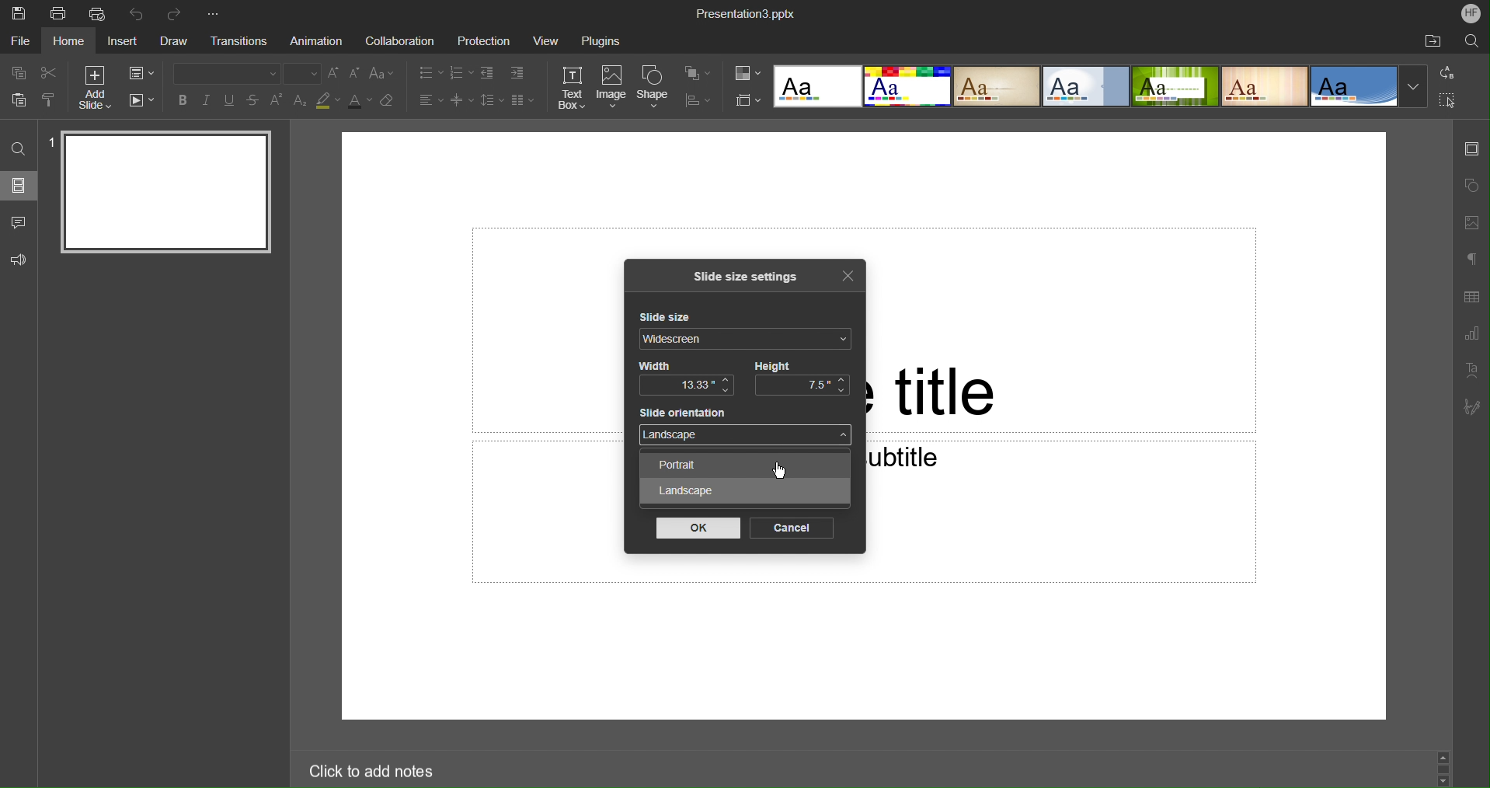  I want to click on Slide orientation, so click(688, 413).